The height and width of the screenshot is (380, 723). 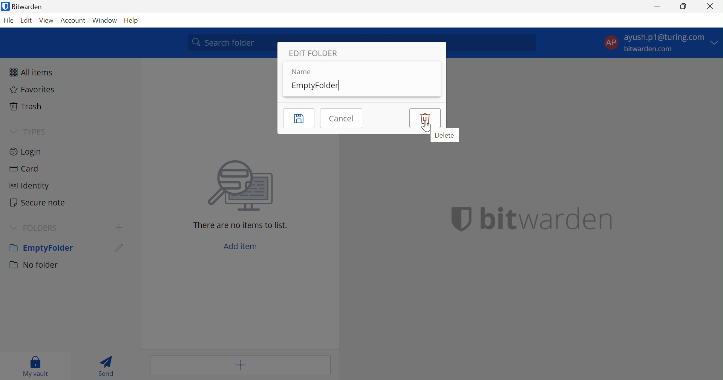 I want to click on Help, so click(x=135, y=21).